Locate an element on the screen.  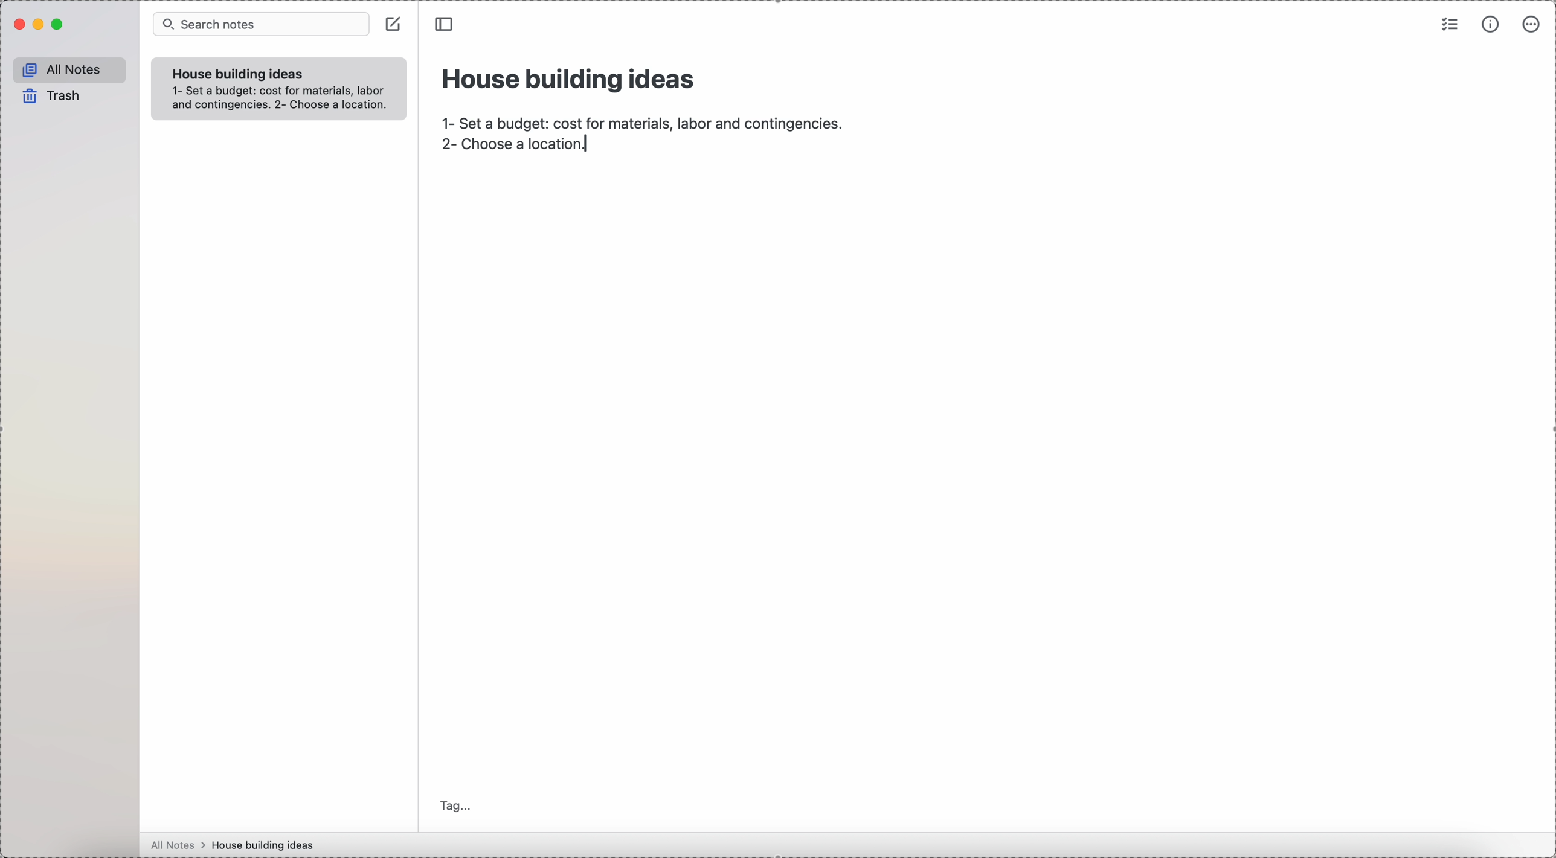
1-set a budget:cost for material,labor and contingencies is located at coordinates (641, 120).